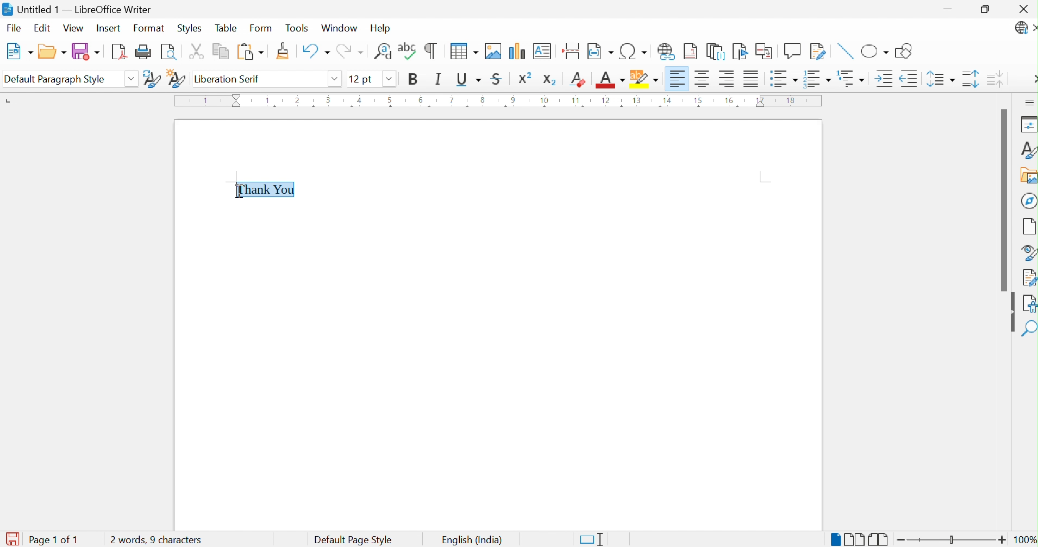 Image resolution: width=1038 pixels, height=547 pixels. I want to click on Navigator, so click(1028, 200).